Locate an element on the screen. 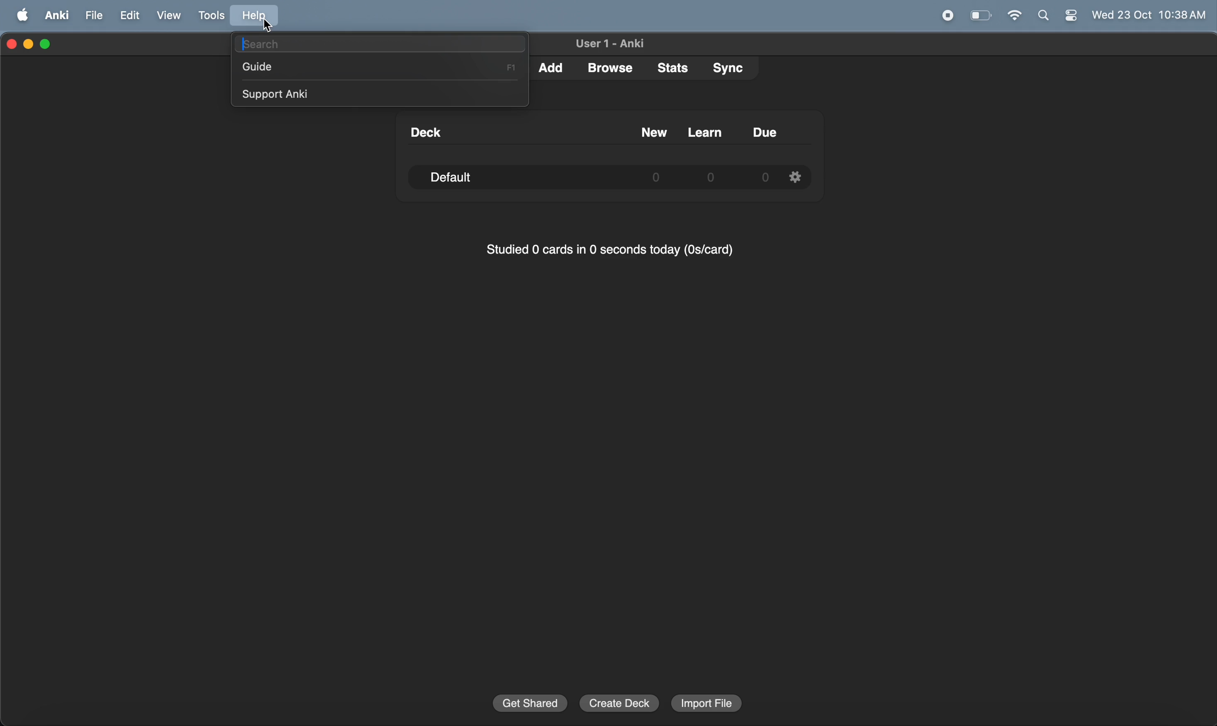 This screenshot has height=726, width=1217. add is located at coordinates (553, 67).